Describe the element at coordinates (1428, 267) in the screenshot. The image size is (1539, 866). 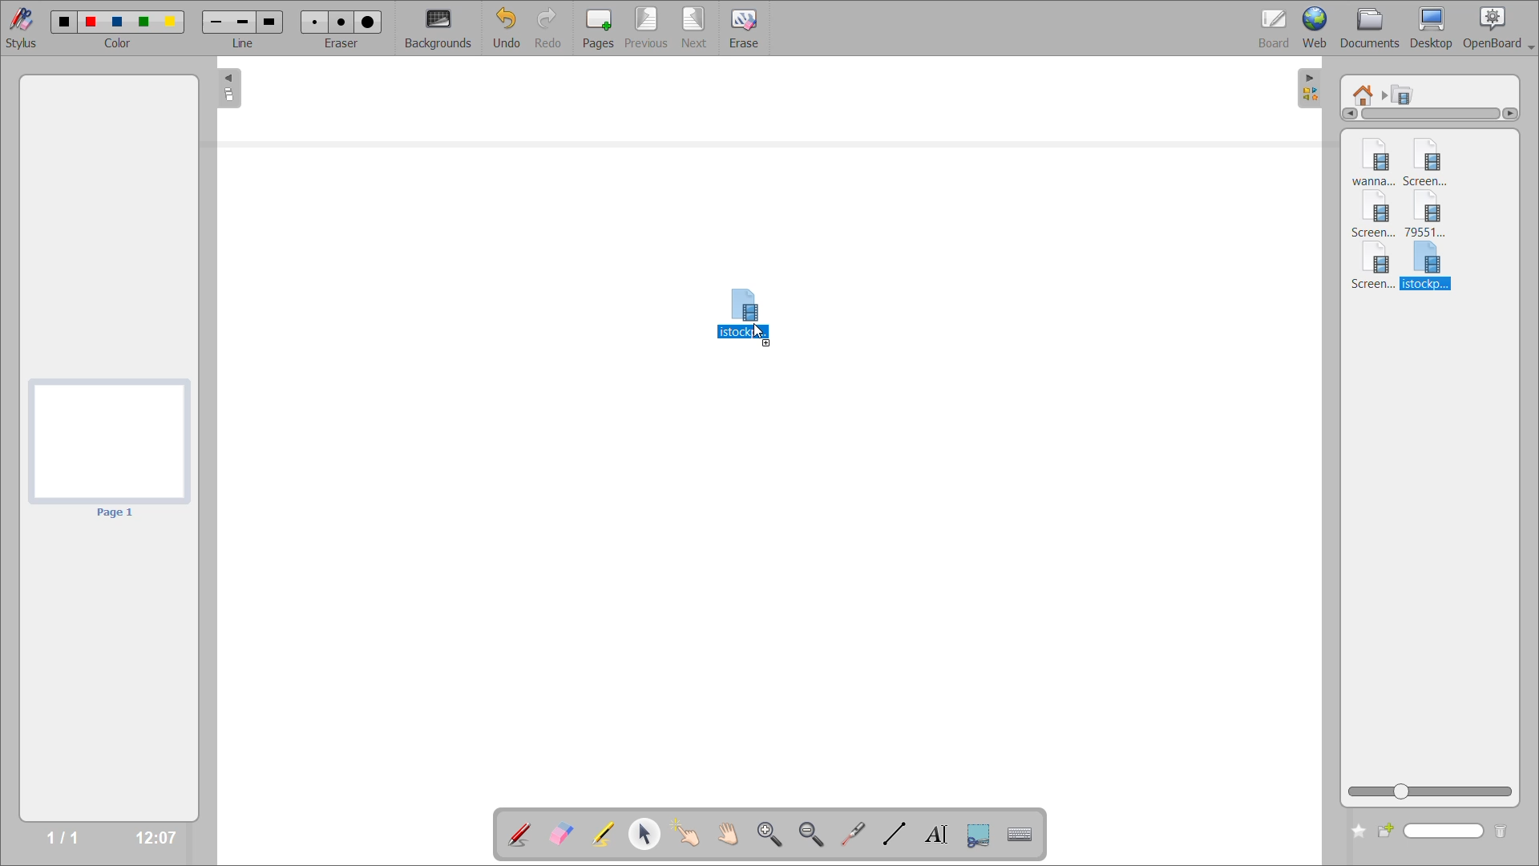
I see `video 6` at that location.